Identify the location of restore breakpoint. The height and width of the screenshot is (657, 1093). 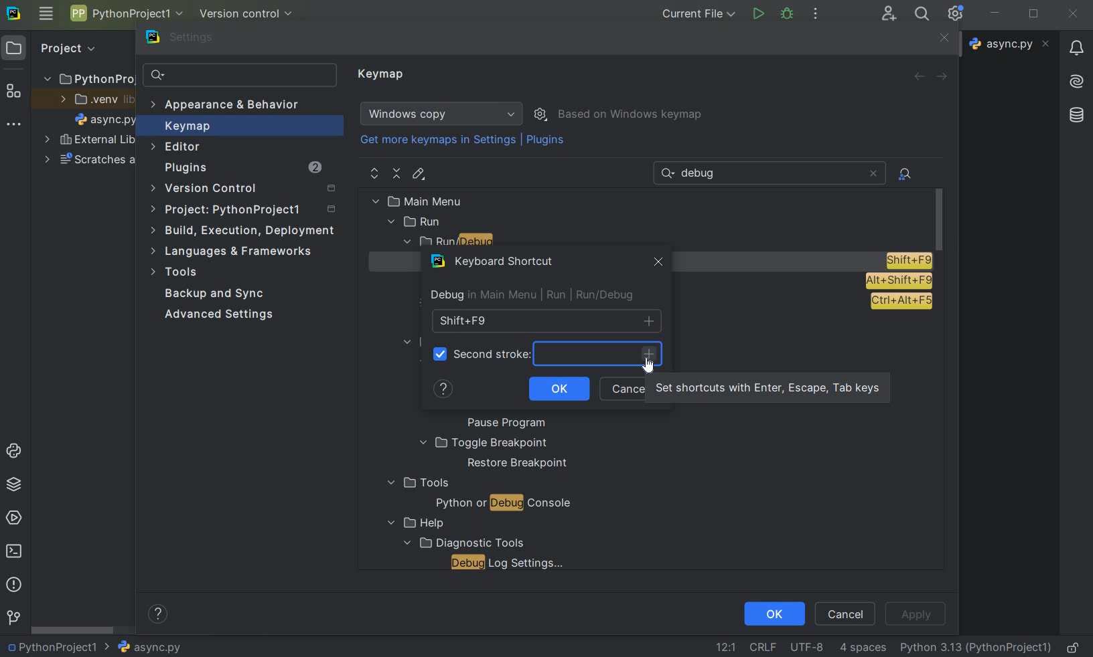
(518, 464).